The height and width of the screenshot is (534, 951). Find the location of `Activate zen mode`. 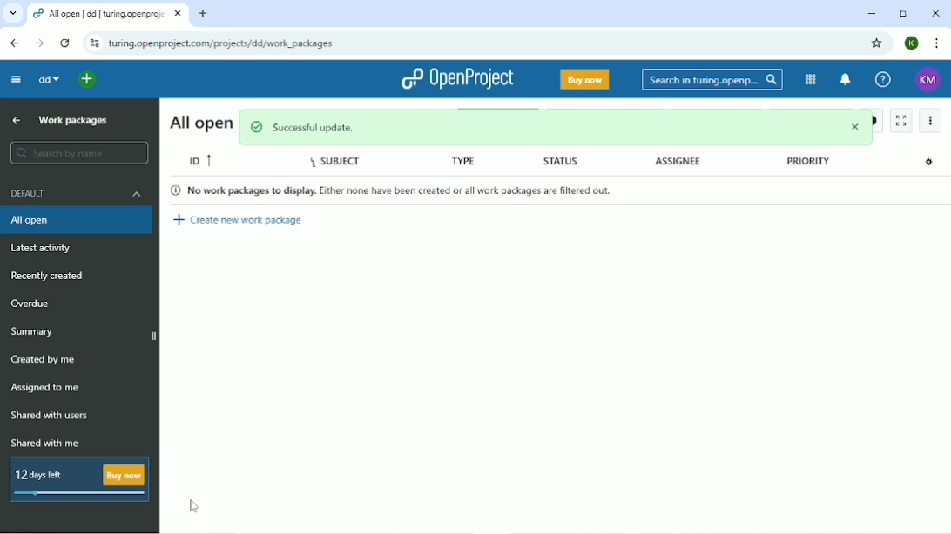

Activate zen mode is located at coordinates (903, 120).